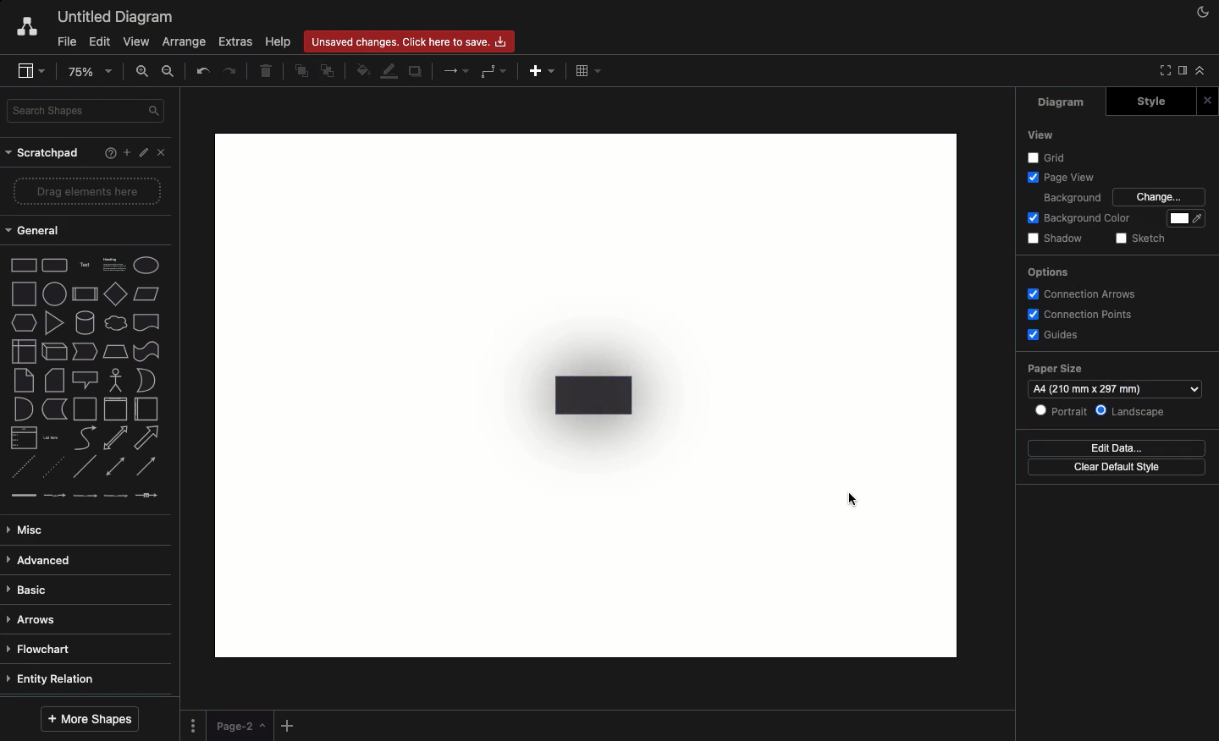 Image resolution: width=1219 pixels, height=741 pixels. I want to click on Advanced, so click(47, 560).